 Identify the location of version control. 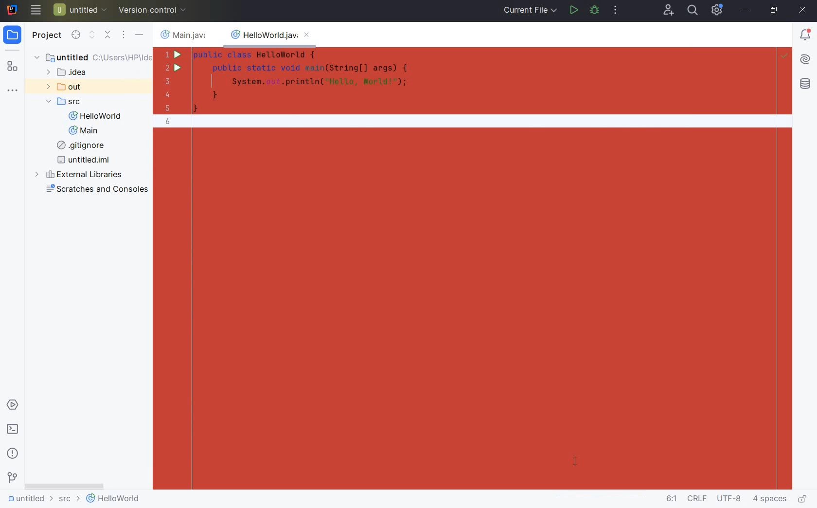
(154, 9).